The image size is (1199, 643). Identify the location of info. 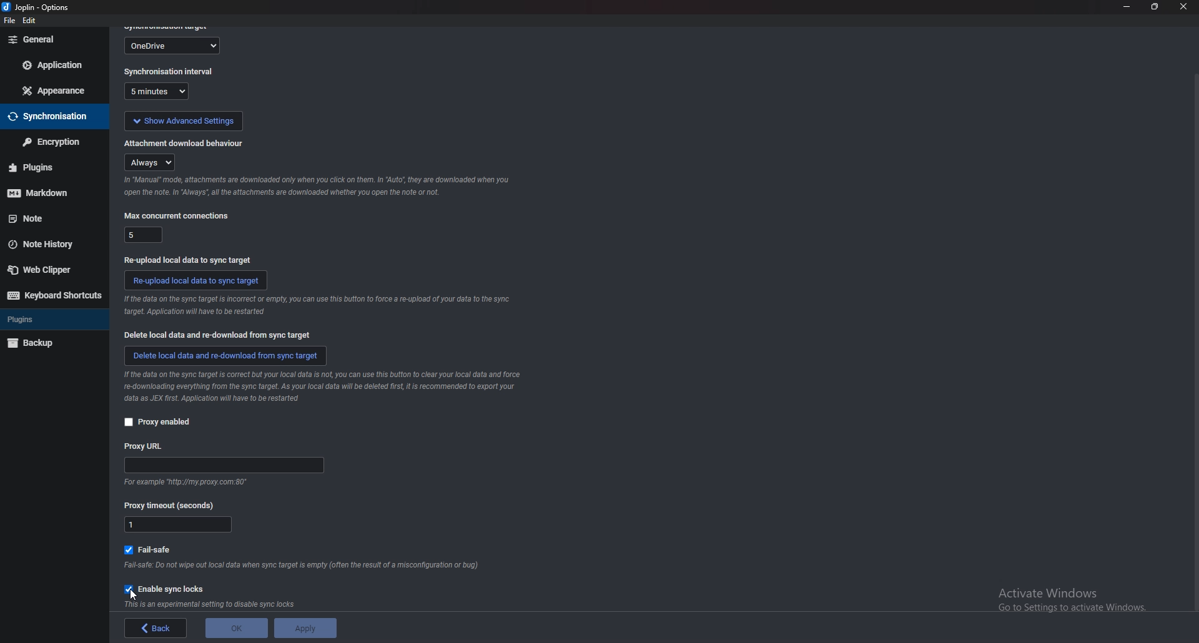
(214, 604).